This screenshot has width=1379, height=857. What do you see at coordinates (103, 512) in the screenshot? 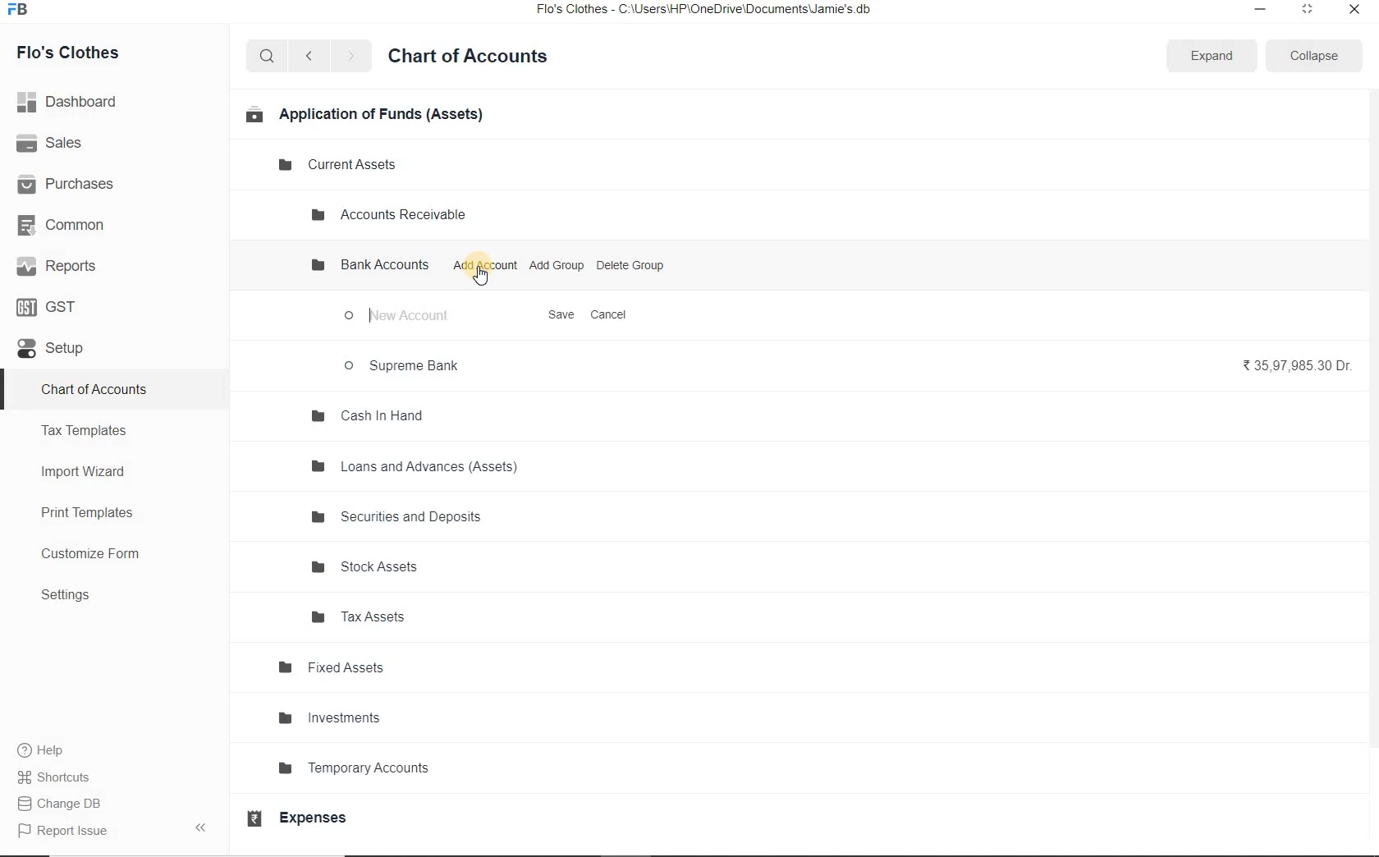
I see `Print Templates` at bounding box center [103, 512].